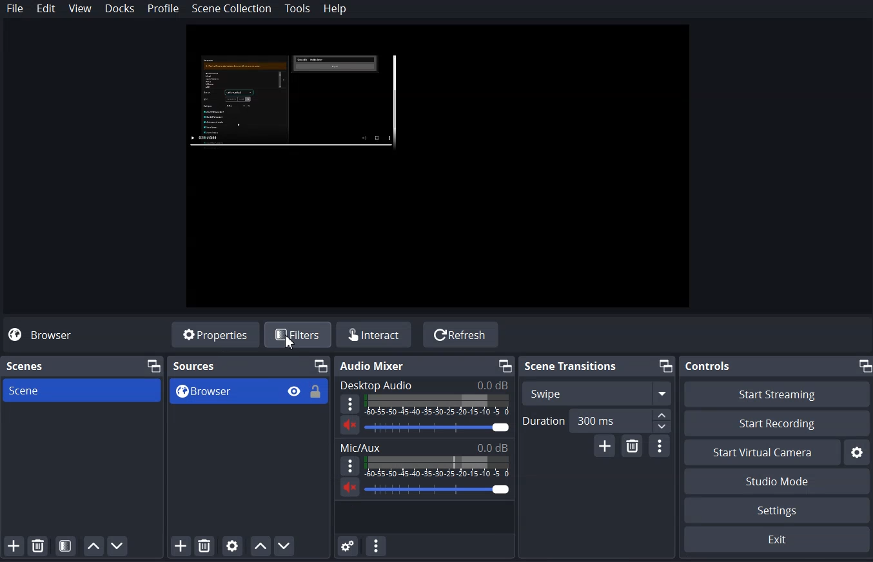  What do you see at coordinates (26, 366) in the screenshot?
I see `Scene` at bounding box center [26, 366].